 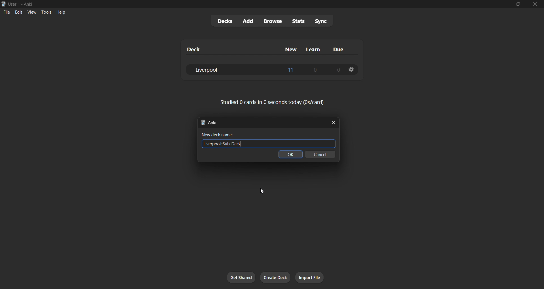 What do you see at coordinates (265, 69) in the screenshot?
I see `liverpool deck data` at bounding box center [265, 69].